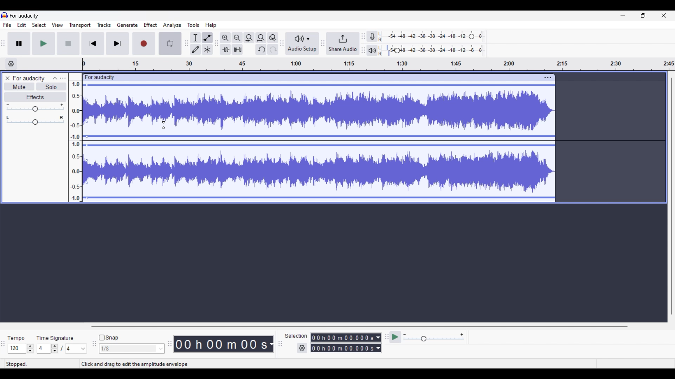  I want to click on logo, so click(5, 15).